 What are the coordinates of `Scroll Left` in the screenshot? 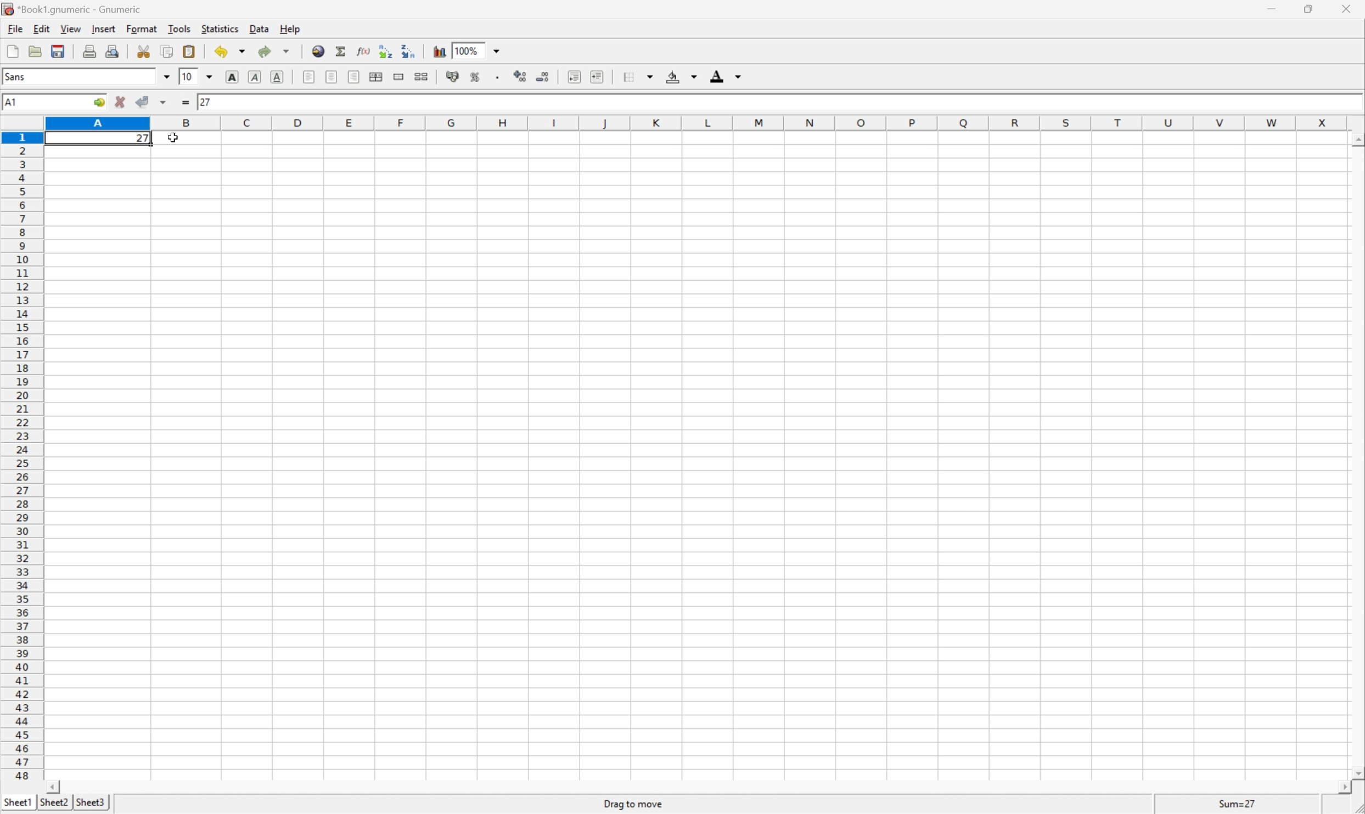 It's located at (50, 786).